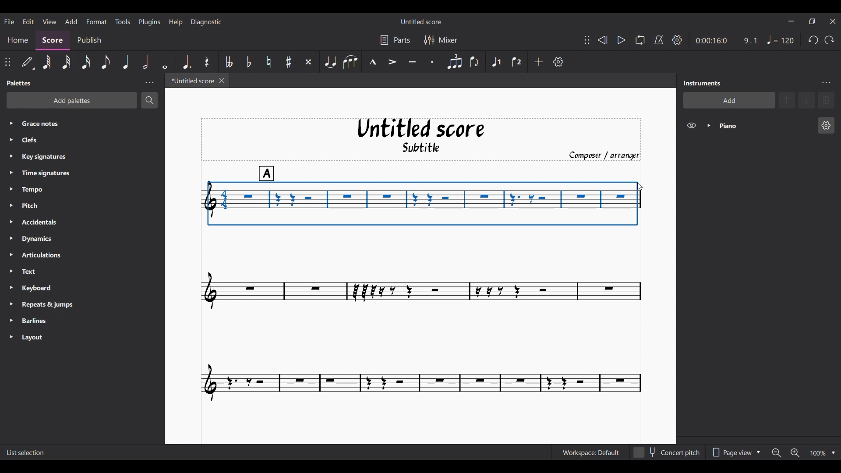  What do you see at coordinates (229, 62) in the screenshot?
I see `Toggle double flat` at bounding box center [229, 62].